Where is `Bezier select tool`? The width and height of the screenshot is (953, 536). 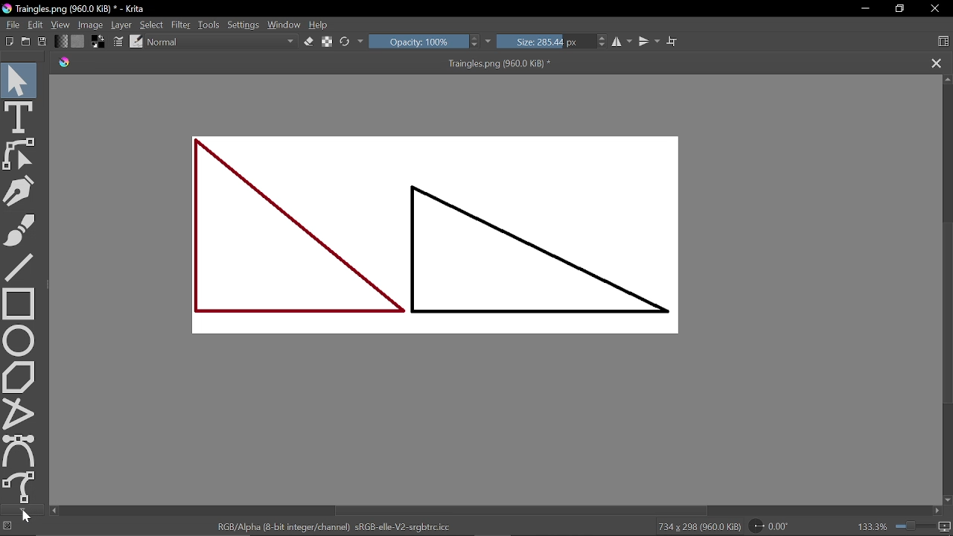 Bezier select tool is located at coordinates (21, 450).